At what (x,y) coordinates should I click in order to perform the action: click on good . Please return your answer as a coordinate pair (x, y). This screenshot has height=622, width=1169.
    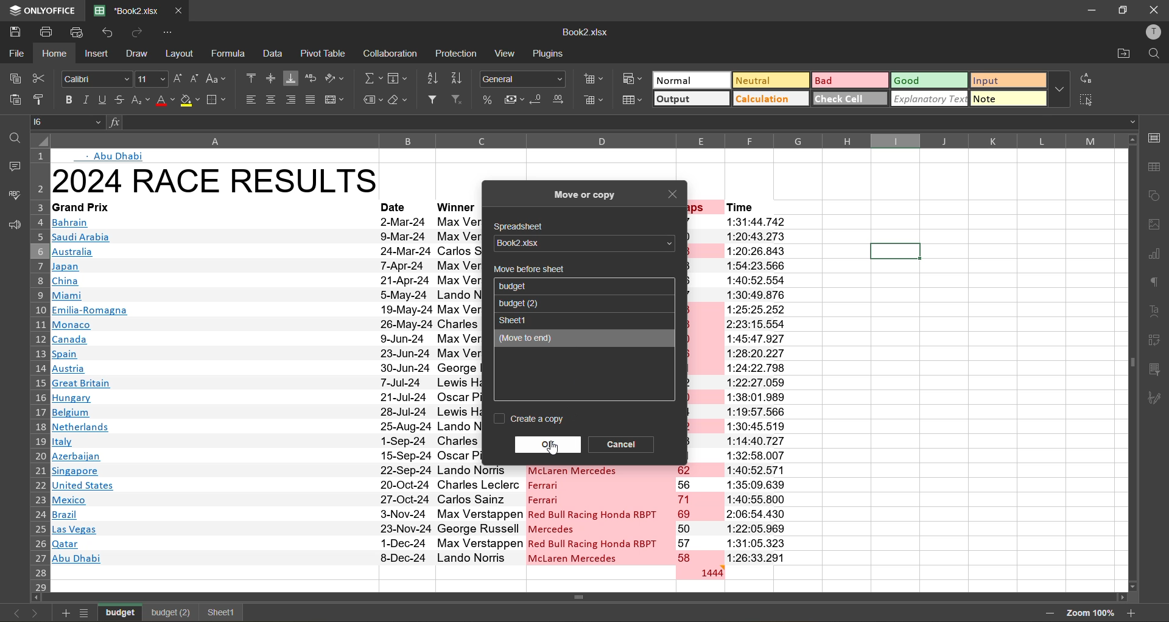
    Looking at the image, I should click on (930, 81).